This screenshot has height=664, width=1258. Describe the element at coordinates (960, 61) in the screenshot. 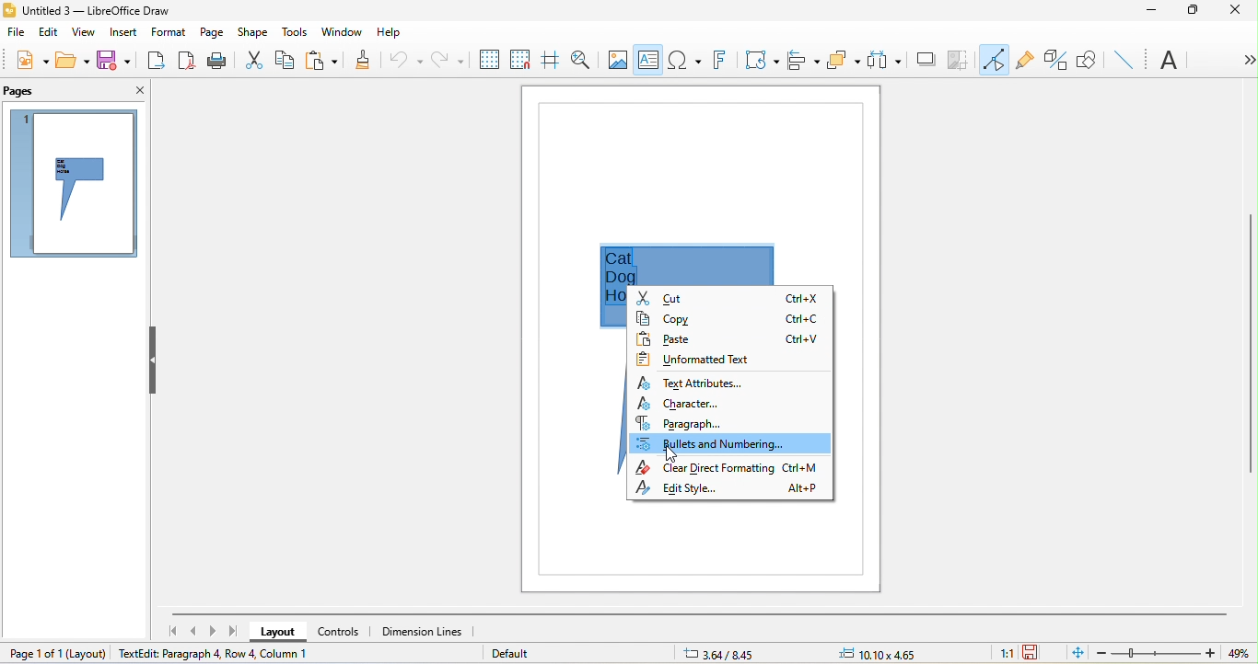

I see `crop image` at that location.